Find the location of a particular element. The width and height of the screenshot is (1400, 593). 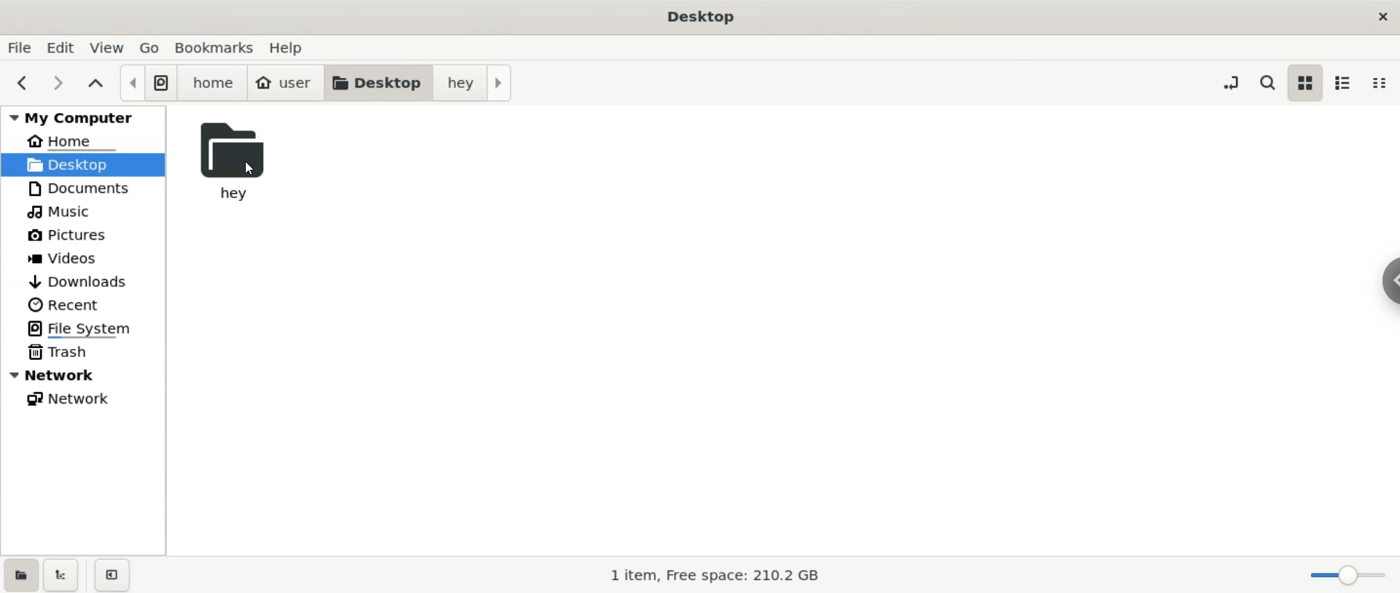

hey folder is located at coordinates (243, 162).